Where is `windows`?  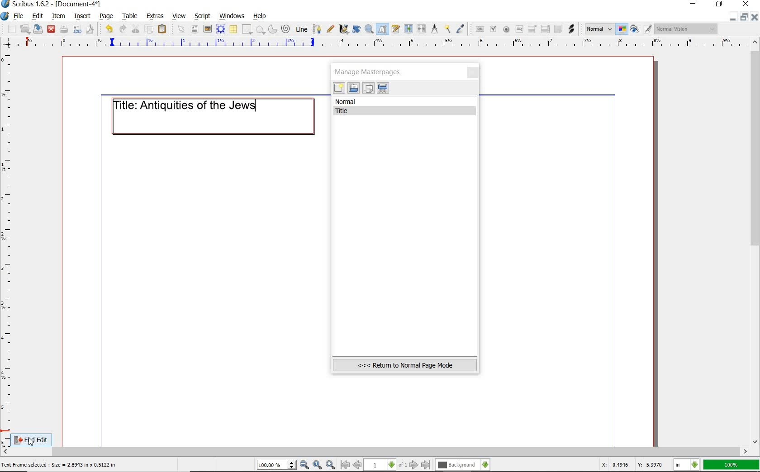 windows is located at coordinates (232, 15).